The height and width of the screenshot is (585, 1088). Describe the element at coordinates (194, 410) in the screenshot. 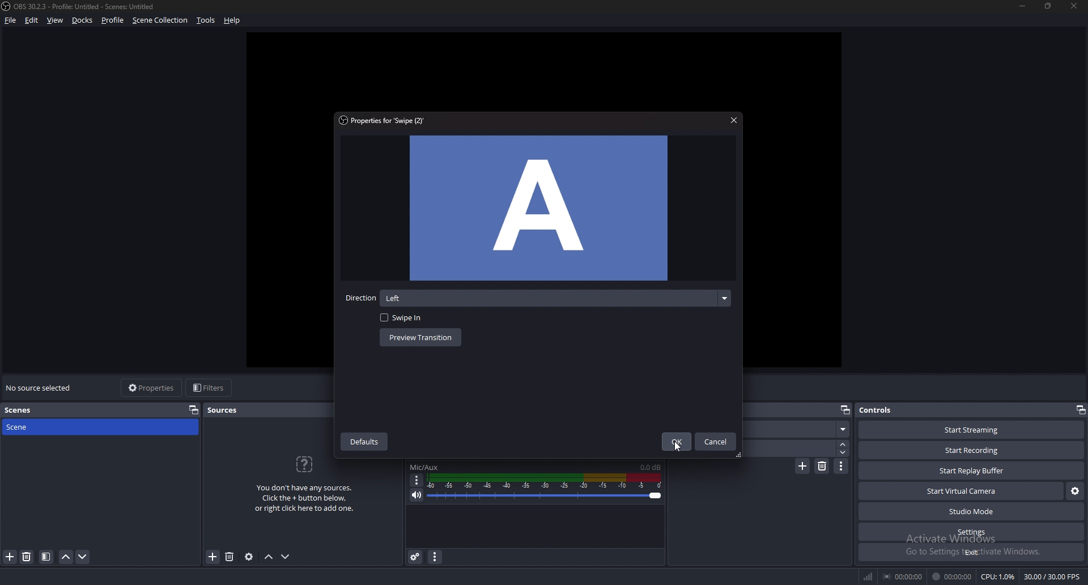

I see `pop out` at that location.